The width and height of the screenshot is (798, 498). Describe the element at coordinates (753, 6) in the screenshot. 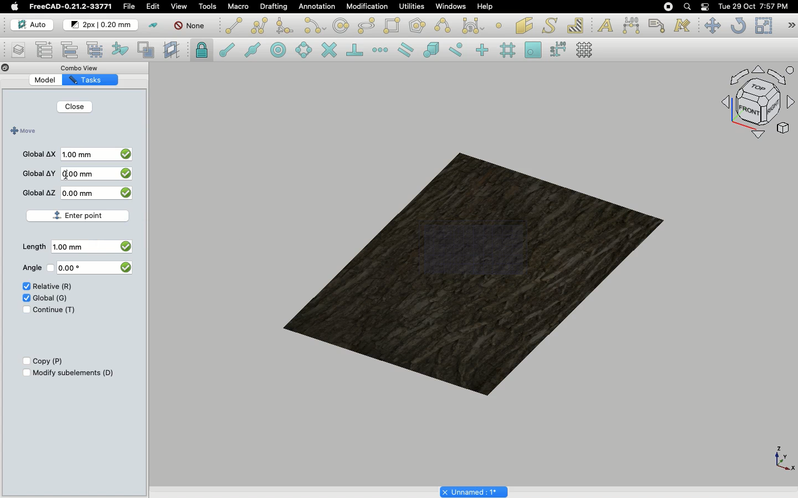

I see `Date/time` at that location.